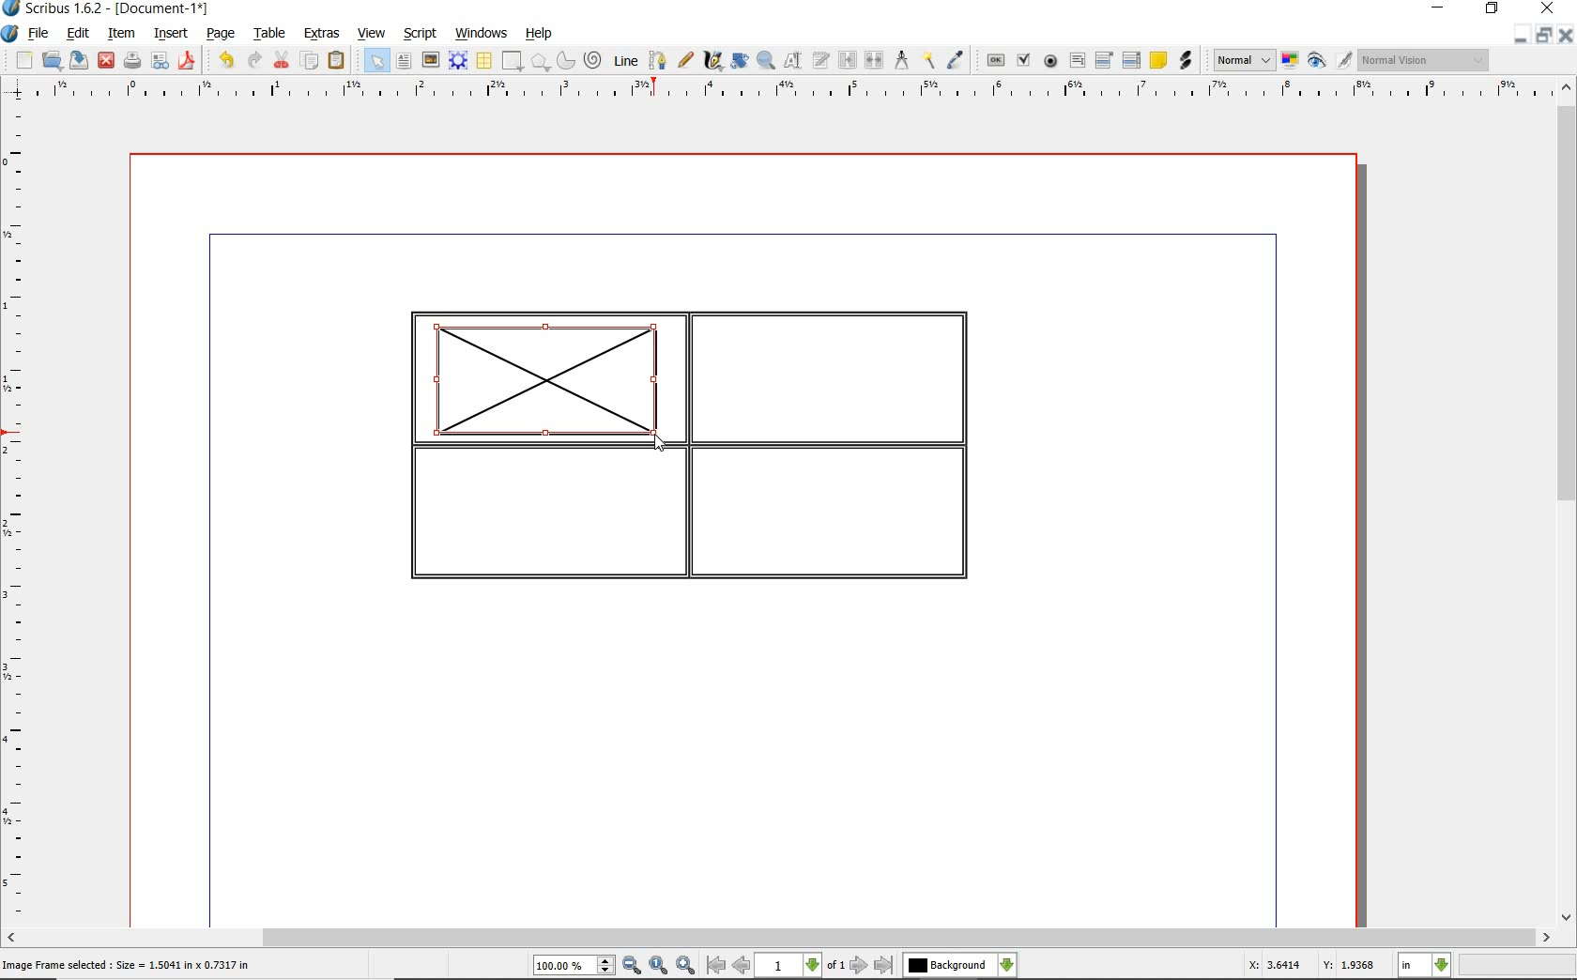  What do you see at coordinates (76, 34) in the screenshot?
I see `edit` at bounding box center [76, 34].